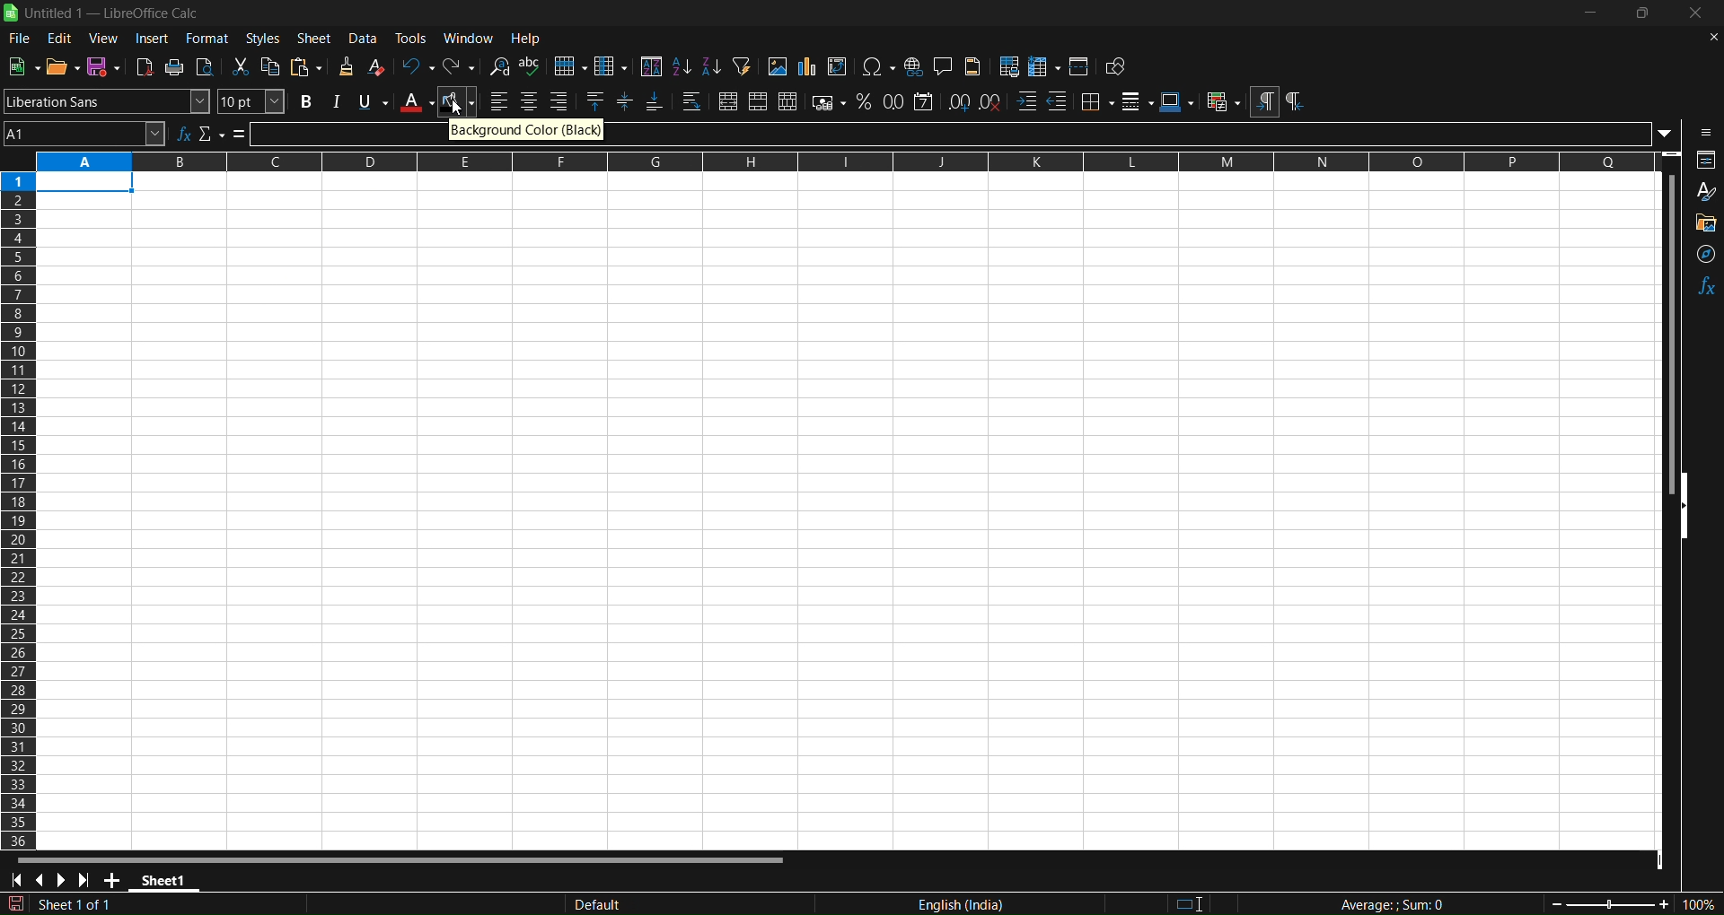 This screenshot has height=915, width=1724. What do you see at coordinates (41, 880) in the screenshot?
I see `scroll to previous sheet` at bounding box center [41, 880].